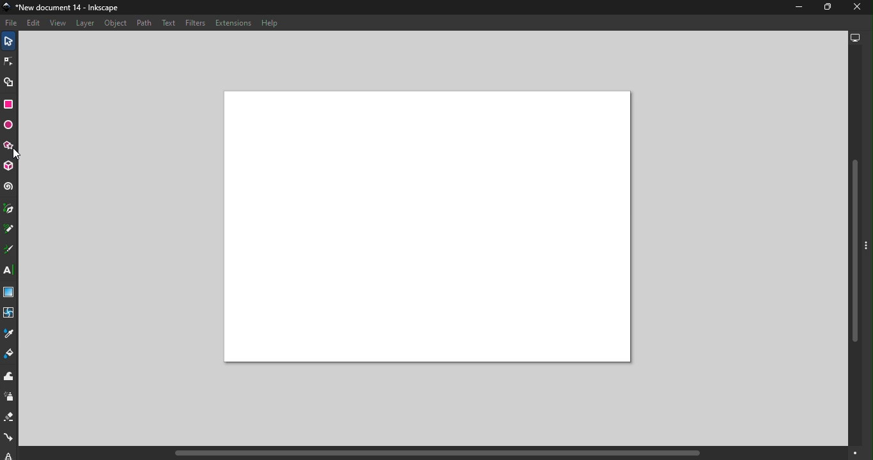  Describe the element at coordinates (168, 22) in the screenshot. I see `Text` at that location.